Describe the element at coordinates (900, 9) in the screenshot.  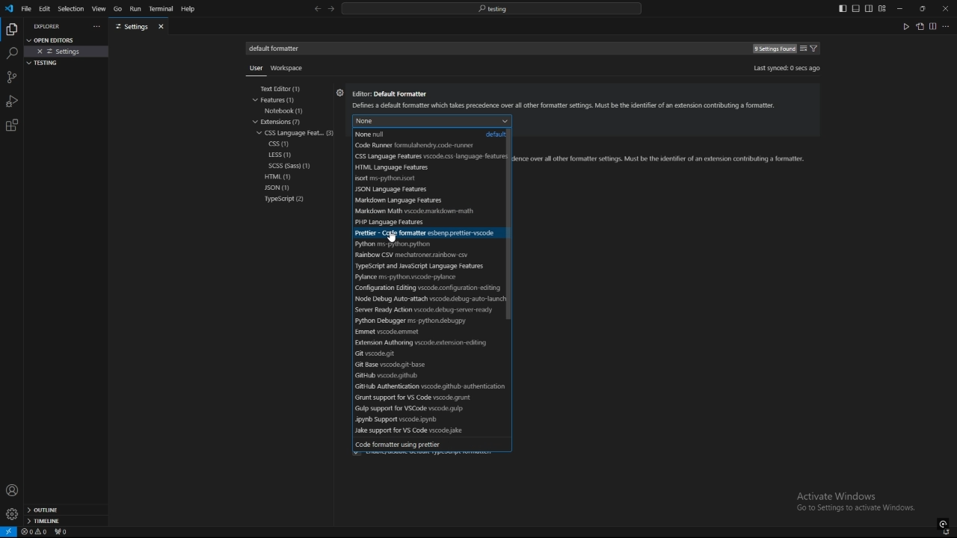
I see `minimize` at that location.